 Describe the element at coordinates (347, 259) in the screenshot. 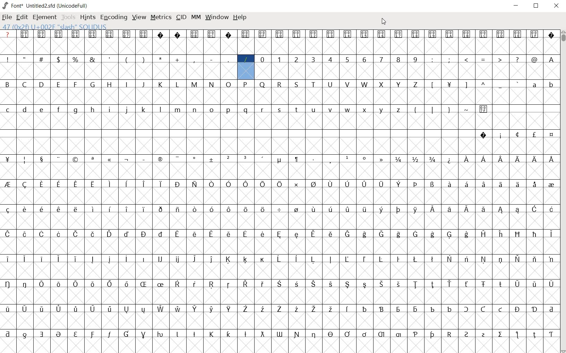

I see `glyph` at that location.